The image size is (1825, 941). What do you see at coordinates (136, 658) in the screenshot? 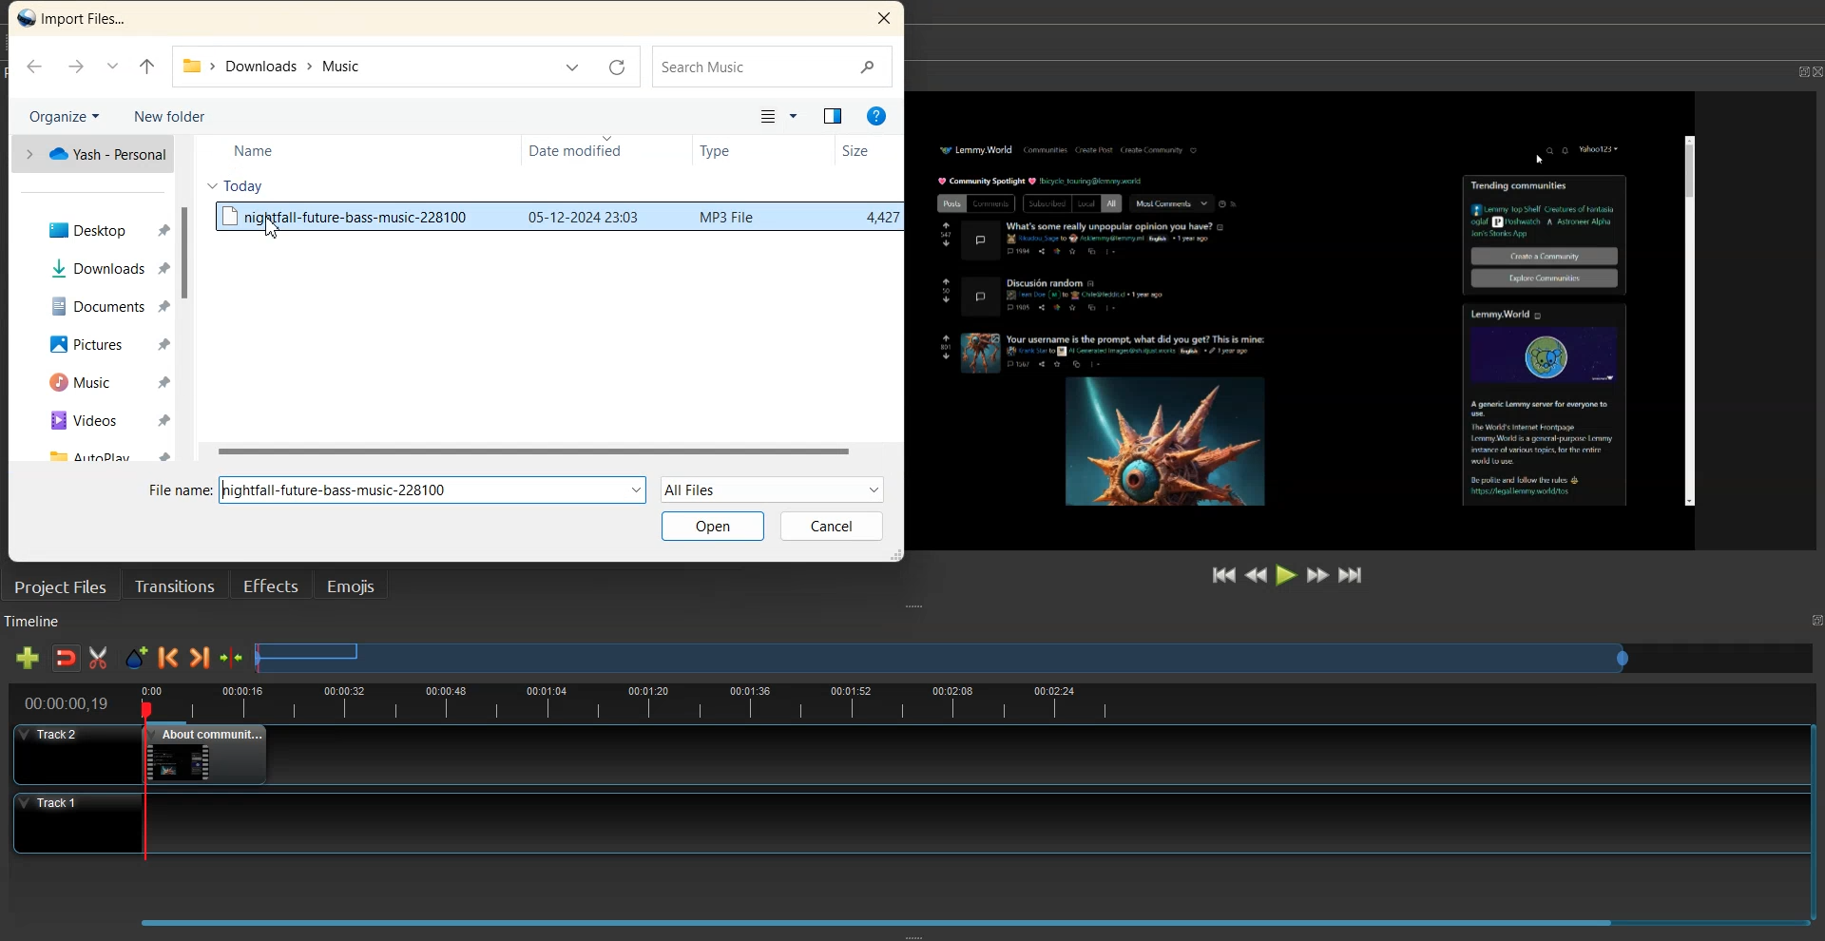
I see `Add Marker` at bounding box center [136, 658].